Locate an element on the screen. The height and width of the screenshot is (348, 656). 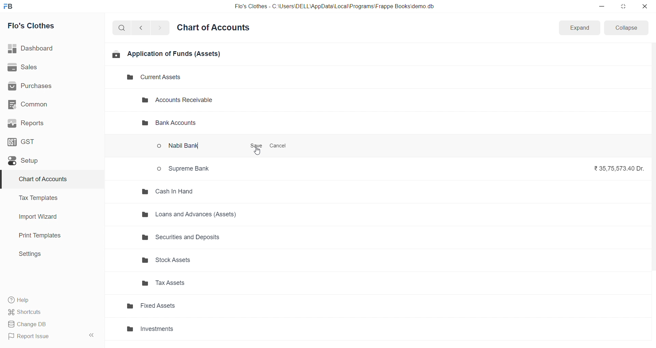
Shortcuts is located at coordinates (50, 311).